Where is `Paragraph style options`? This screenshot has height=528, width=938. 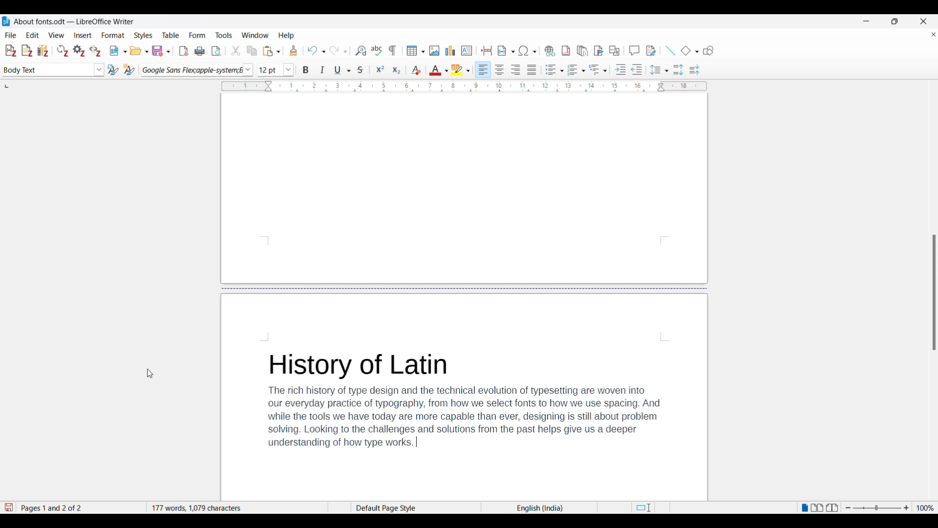
Paragraph style options is located at coordinates (99, 70).